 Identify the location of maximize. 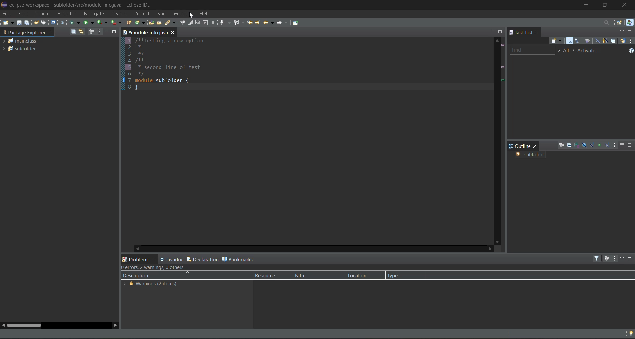
(631, 146).